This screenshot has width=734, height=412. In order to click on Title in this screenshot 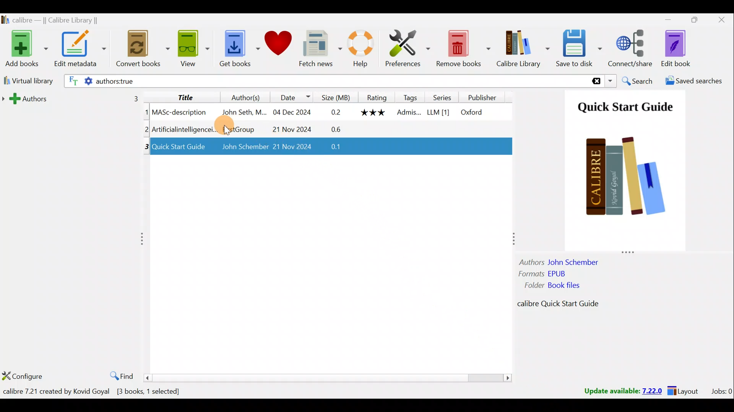, I will do `click(183, 96)`.